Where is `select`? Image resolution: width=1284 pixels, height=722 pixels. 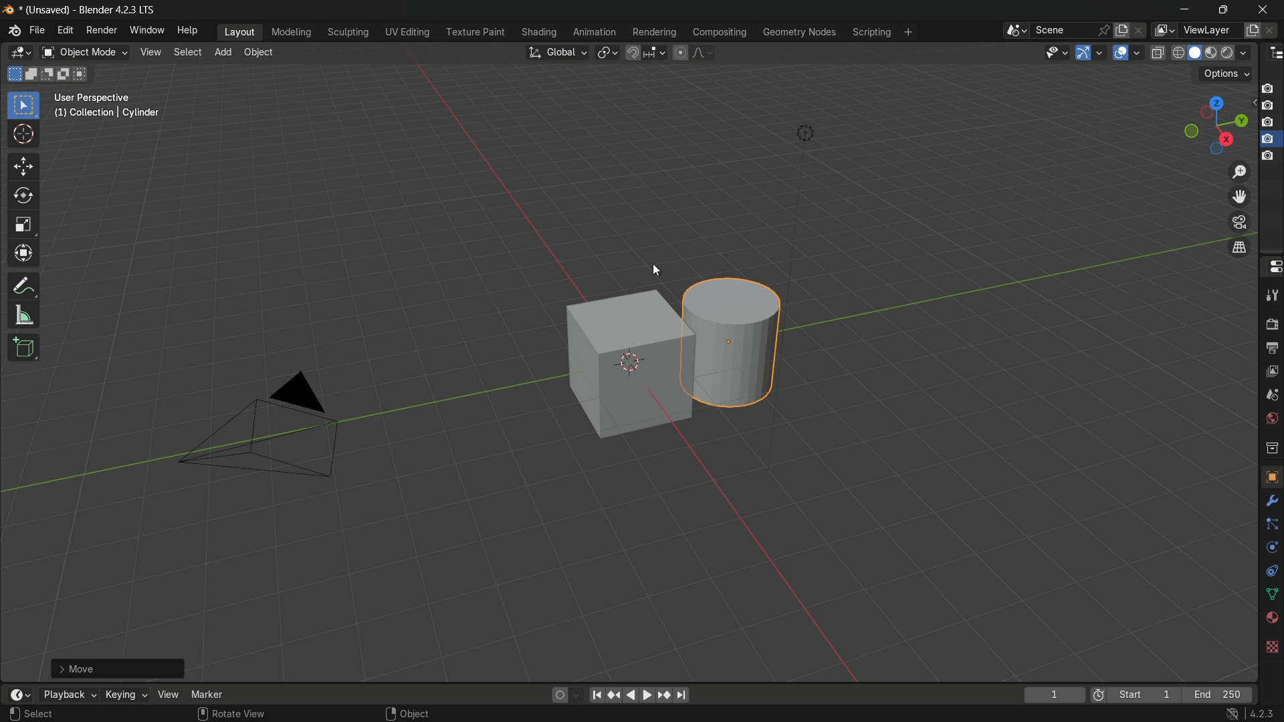
select is located at coordinates (187, 52).